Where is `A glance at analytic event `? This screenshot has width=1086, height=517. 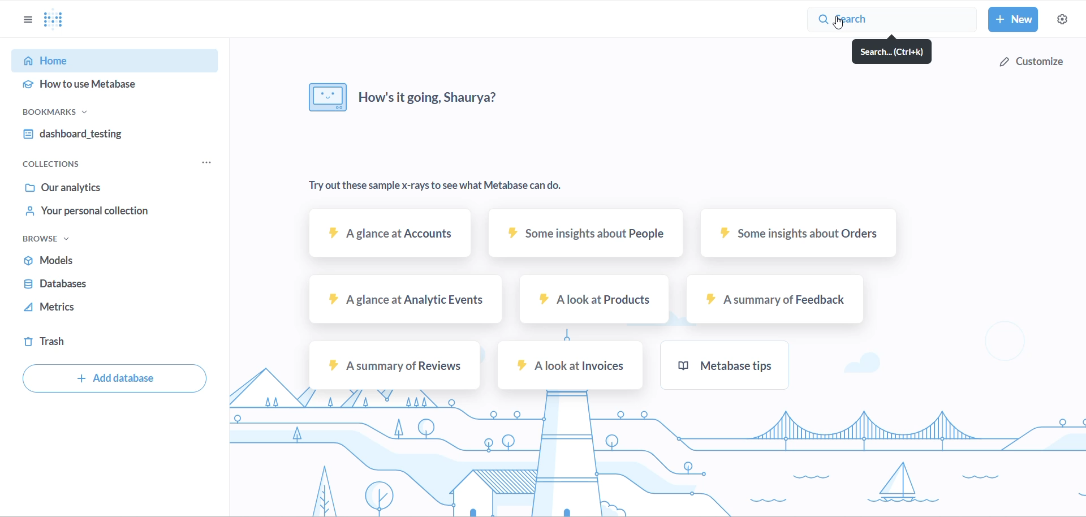
A glance at analytic event  is located at coordinates (408, 300).